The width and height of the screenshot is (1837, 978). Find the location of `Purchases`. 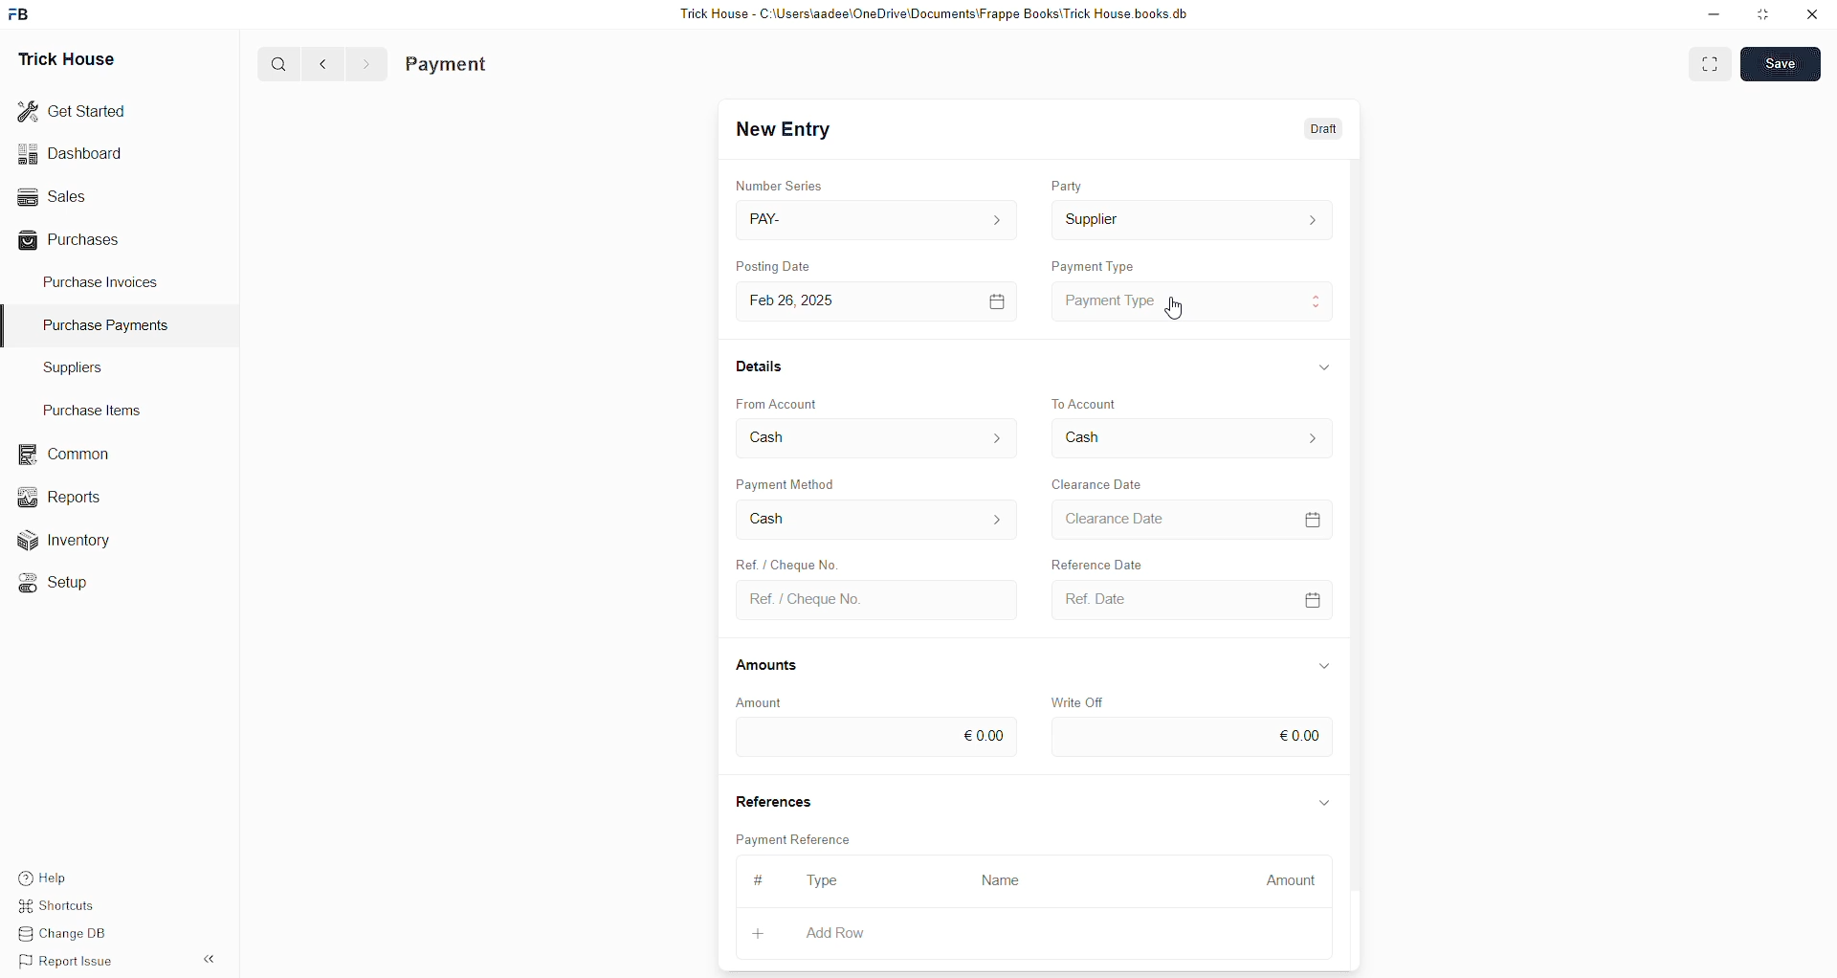

Purchases is located at coordinates (73, 242).